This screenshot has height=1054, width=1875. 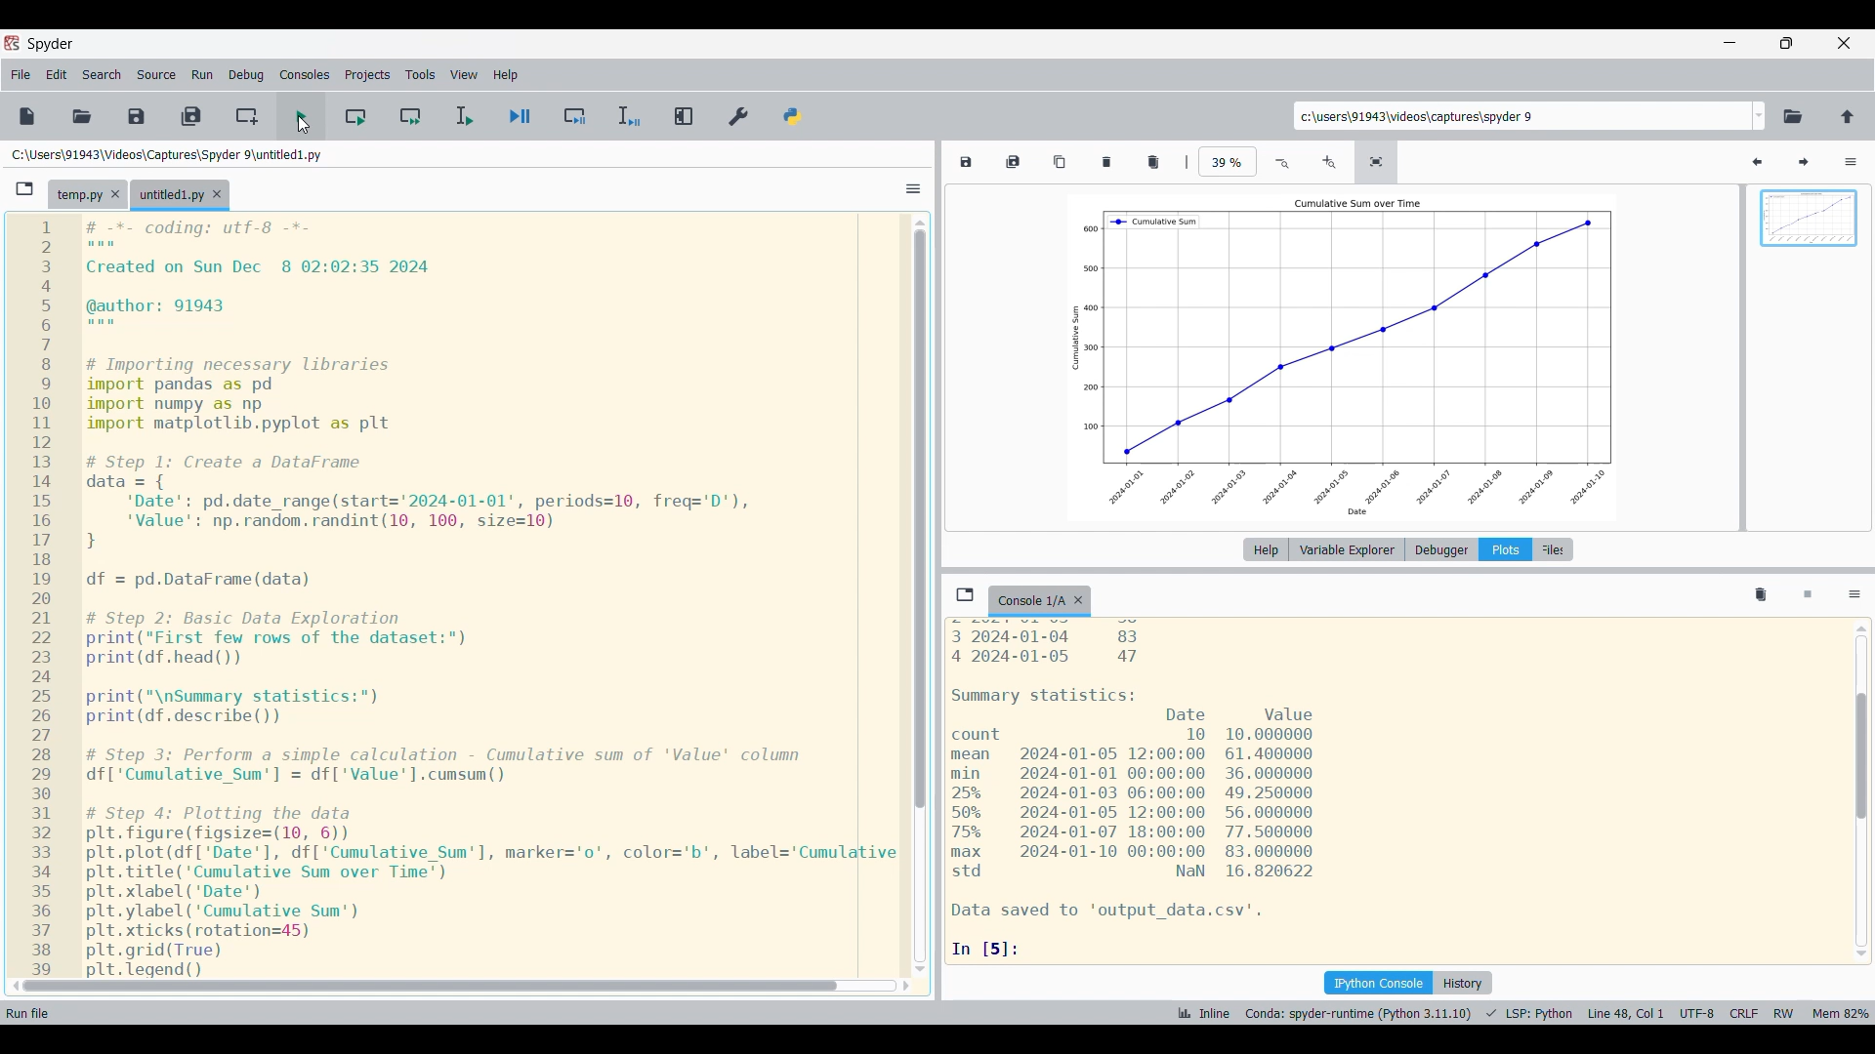 I want to click on Description of current selection, so click(x=36, y=1012).